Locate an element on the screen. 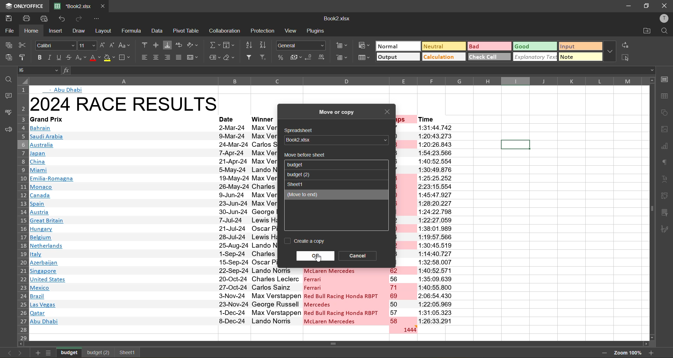 Image resolution: width=673 pixels, height=358 pixels. zoom out is located at coordinates (602, 353).